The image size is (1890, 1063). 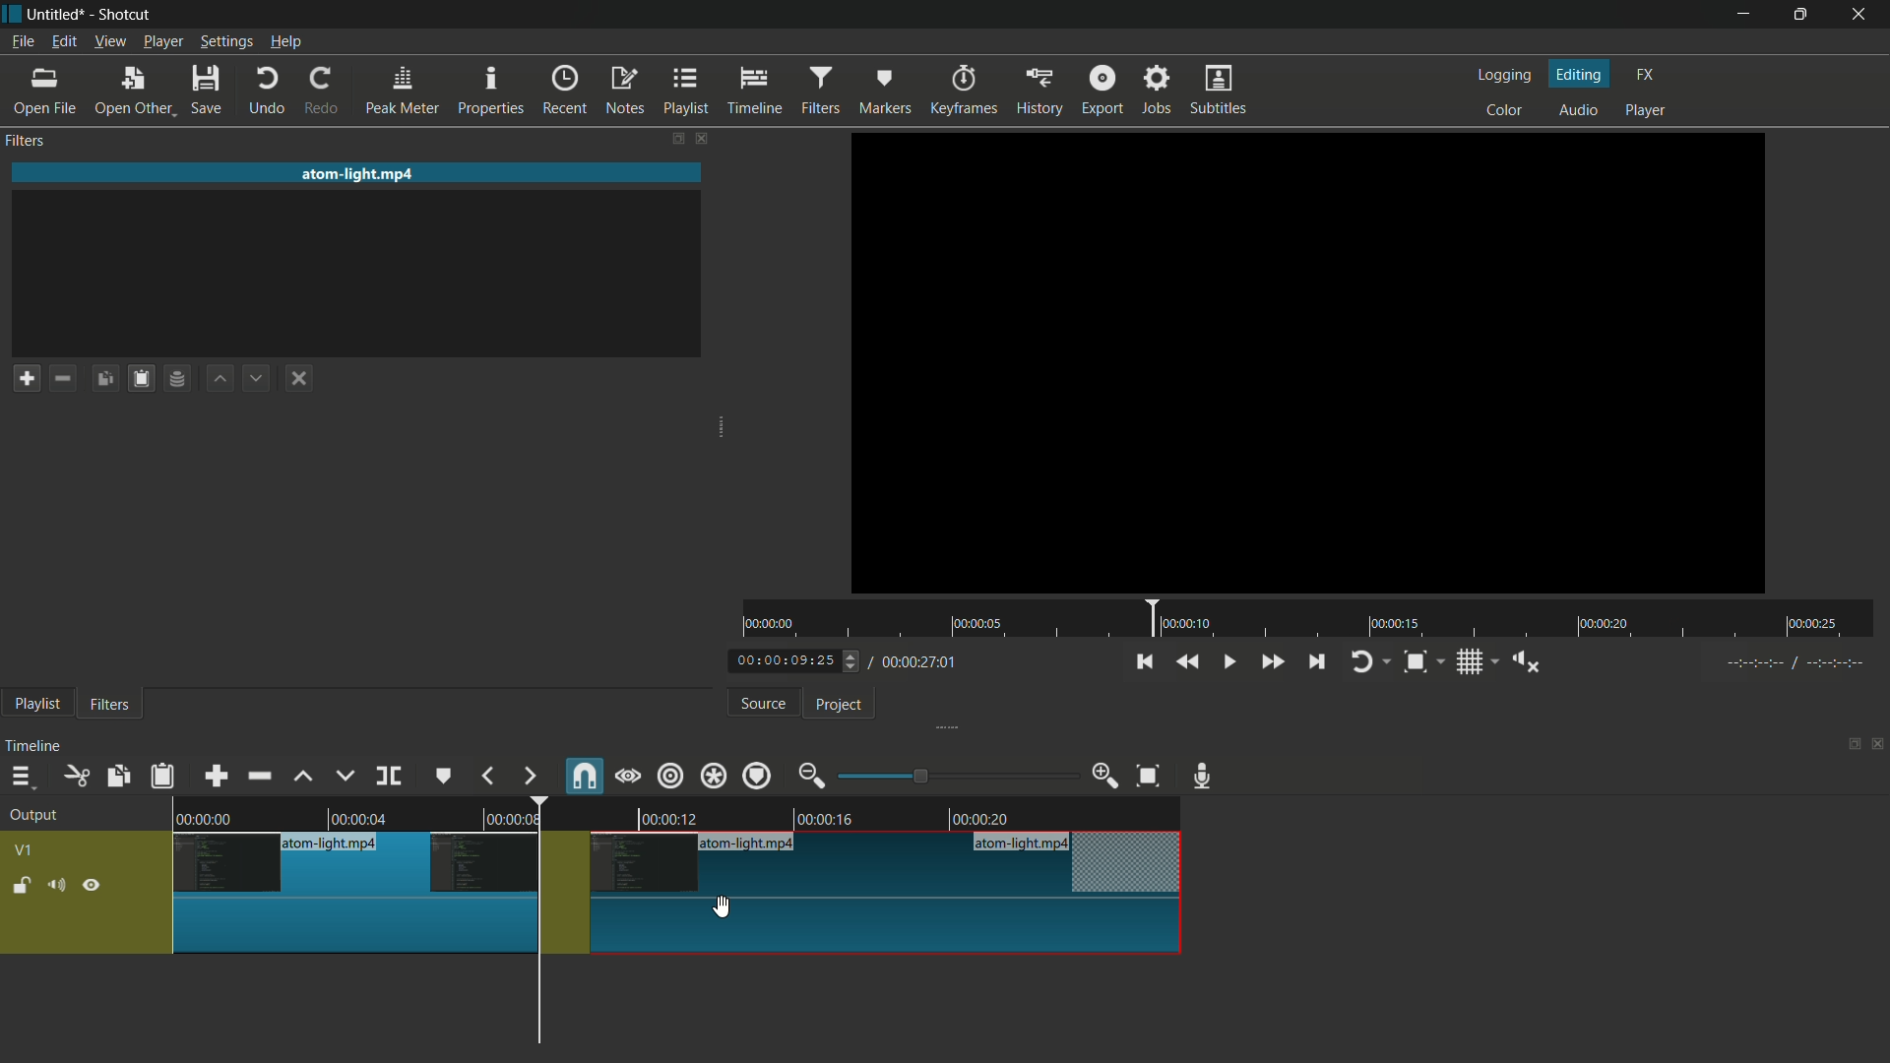 What do you see at coordinates (885, 92) in the screenshot?
I see `markers` at bounding box center [885, 92].